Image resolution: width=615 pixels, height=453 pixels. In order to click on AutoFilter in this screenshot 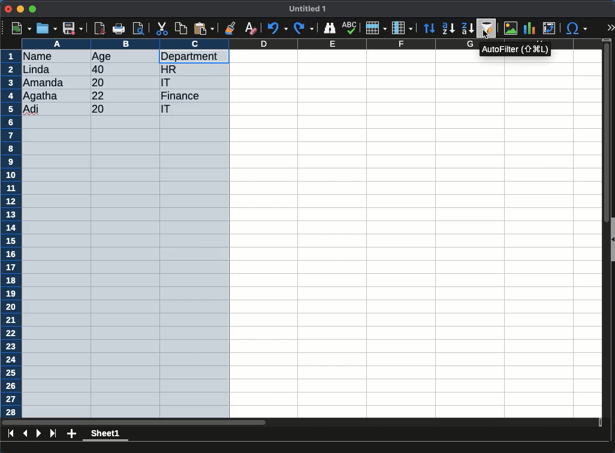, I will do `click(515, 49)`.